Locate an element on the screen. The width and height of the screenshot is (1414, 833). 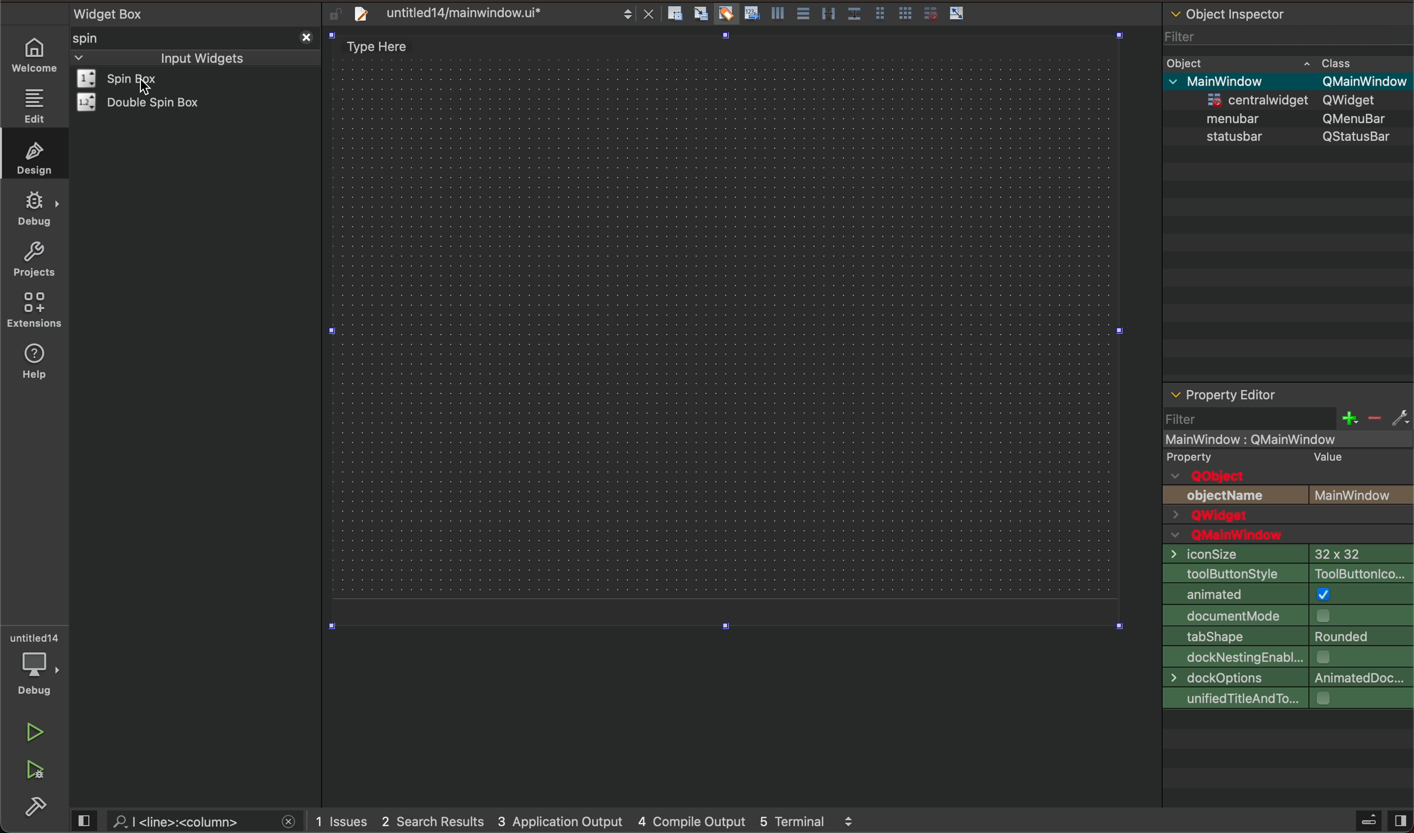
dock option is located at coordinates (1285, 678).